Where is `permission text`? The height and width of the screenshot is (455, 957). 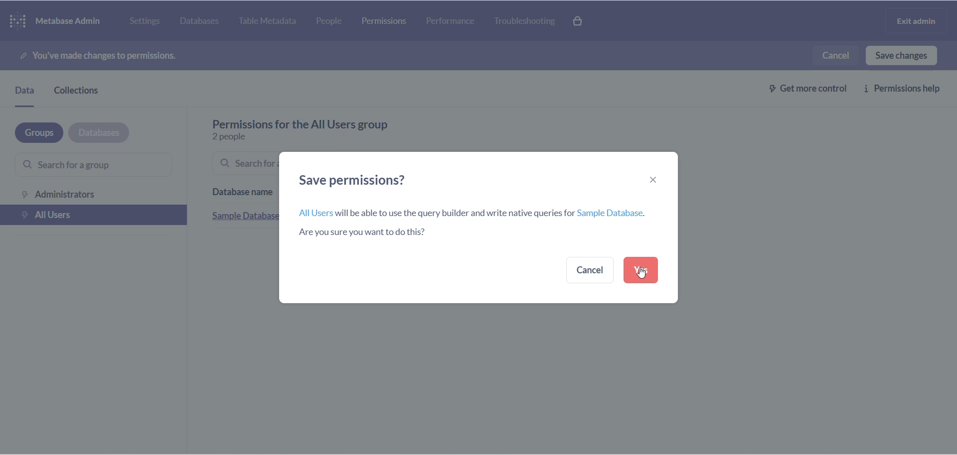 permission text is located at coordinates (118, 54).